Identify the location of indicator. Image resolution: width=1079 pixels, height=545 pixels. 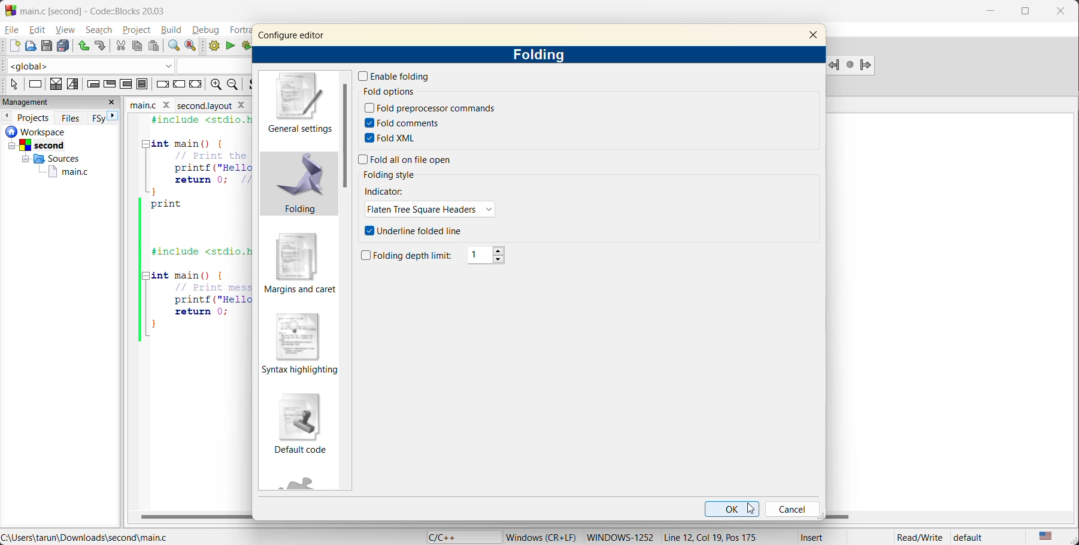
(390, 191).